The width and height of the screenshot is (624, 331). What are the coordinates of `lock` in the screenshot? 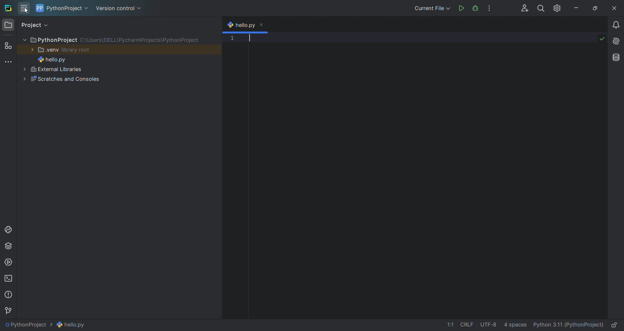 It's located at (614, 324).